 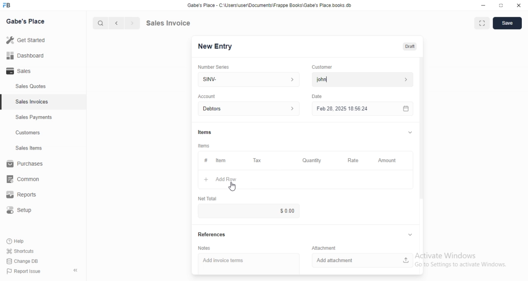 I want to click on cursor, so click(x=233, y=187).